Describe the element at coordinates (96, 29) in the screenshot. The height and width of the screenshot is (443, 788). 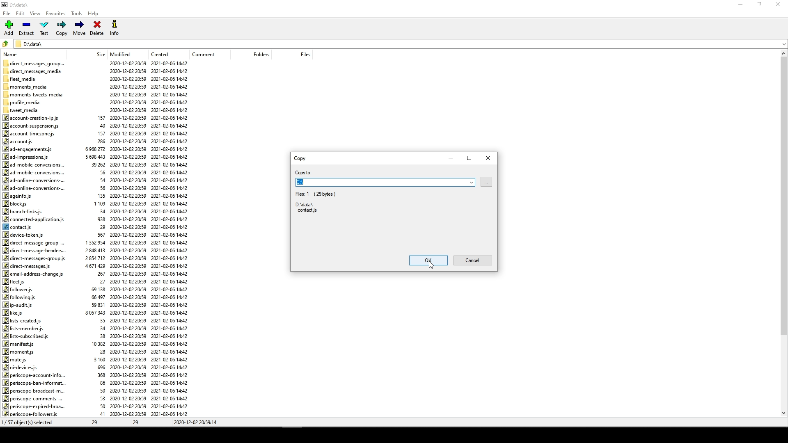
I see `Delete` at that location.